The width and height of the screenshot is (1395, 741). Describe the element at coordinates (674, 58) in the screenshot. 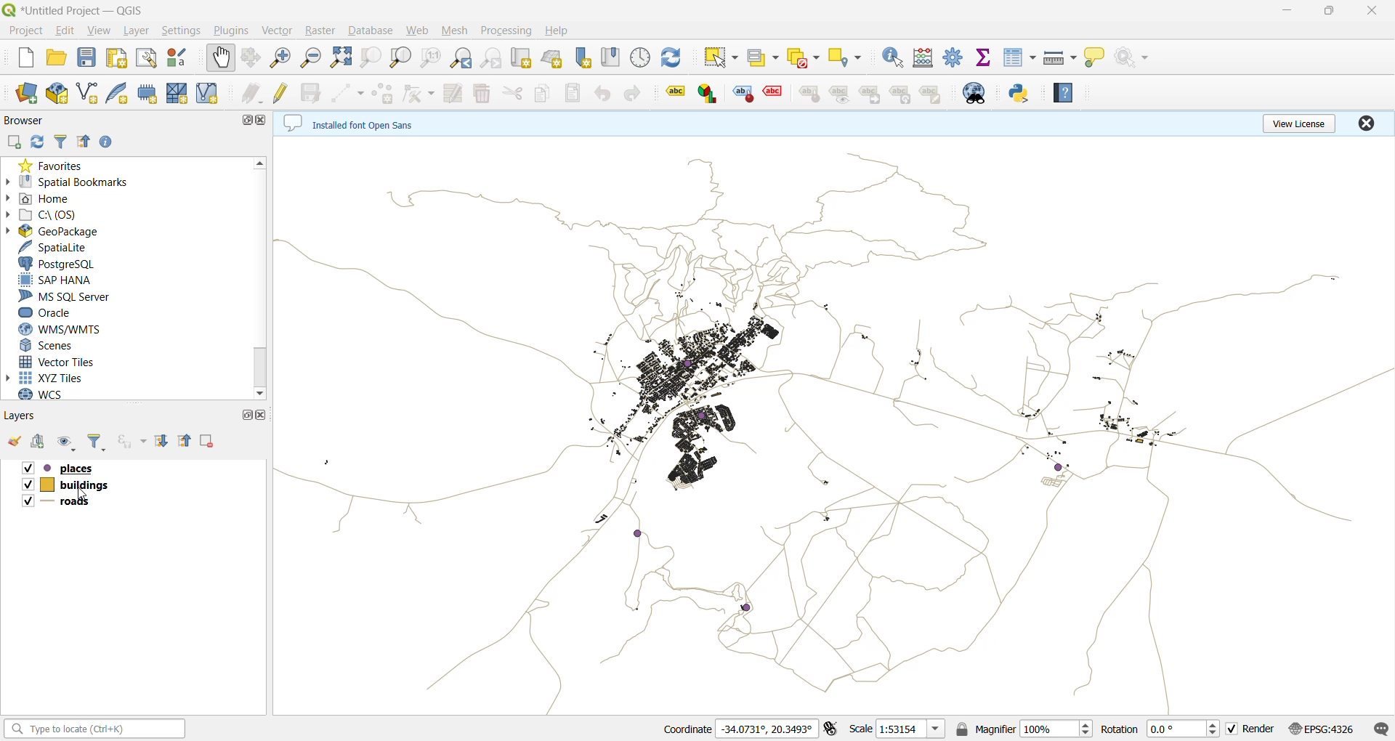

I see `refresh` at that location.